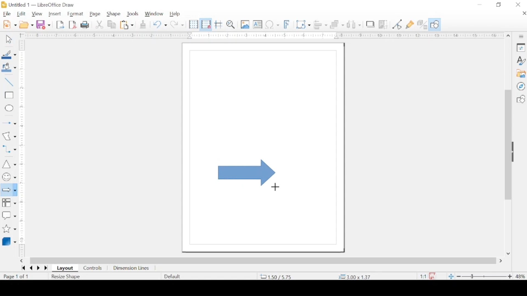  What do you see at coordinates (7, 14) in the screenshot?
I see `file` at bounding box center [7, 14].